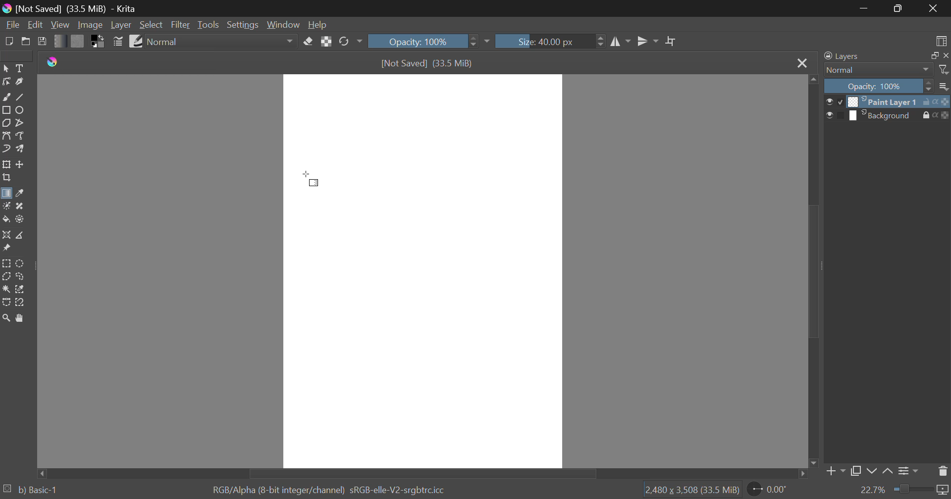 This screenshot has width=951, height=499. I want to click on Freehand Path Tool, so click(22, 137).